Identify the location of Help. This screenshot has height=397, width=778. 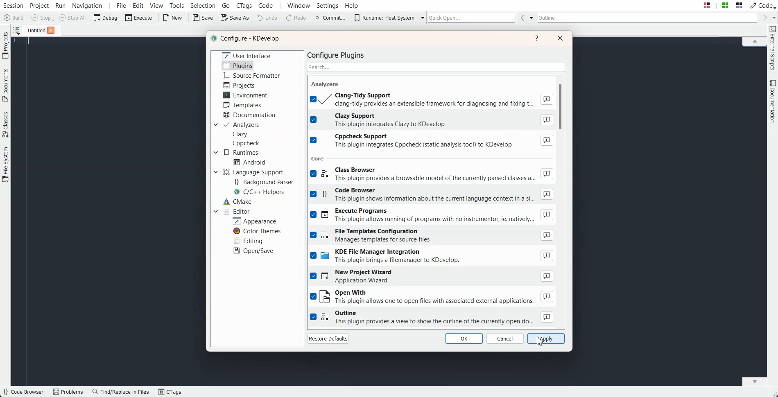
(352, 5).